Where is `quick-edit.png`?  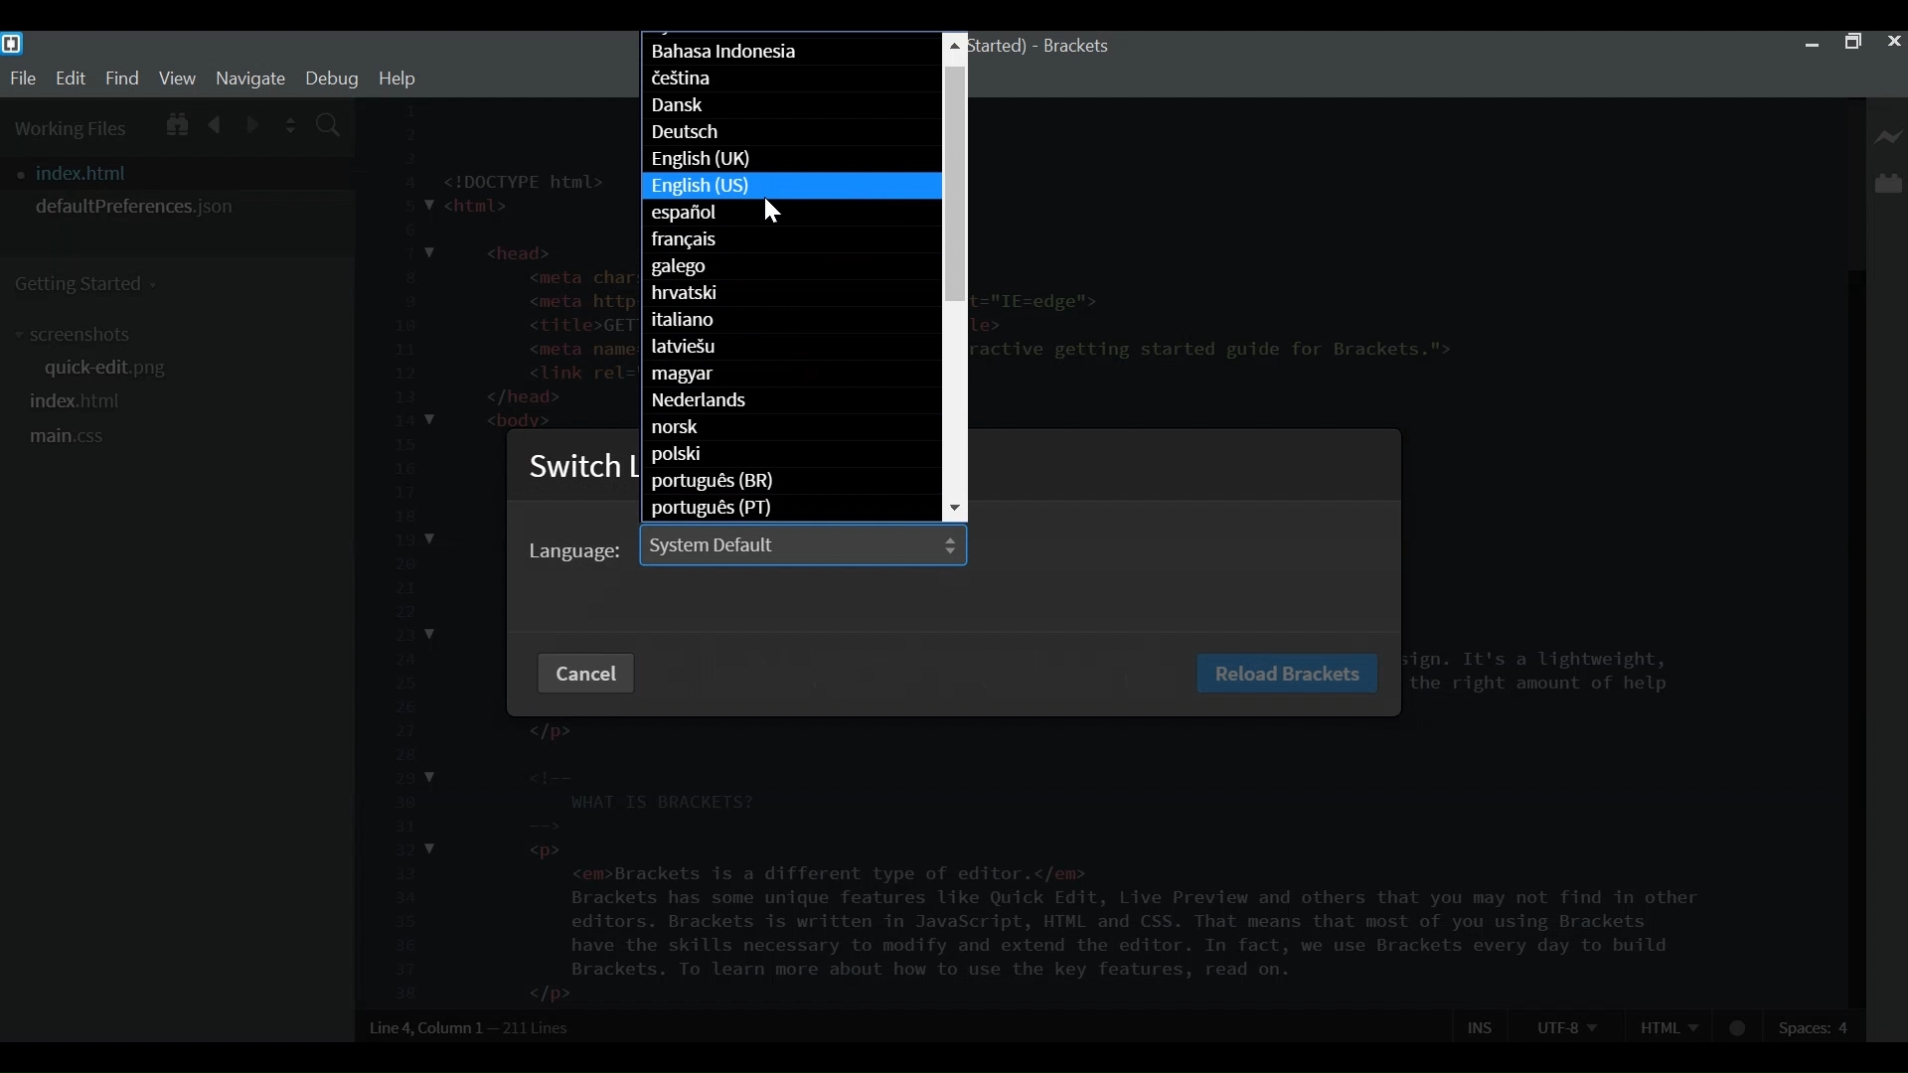
quick-edit.png is located at coordinates (114, 371).